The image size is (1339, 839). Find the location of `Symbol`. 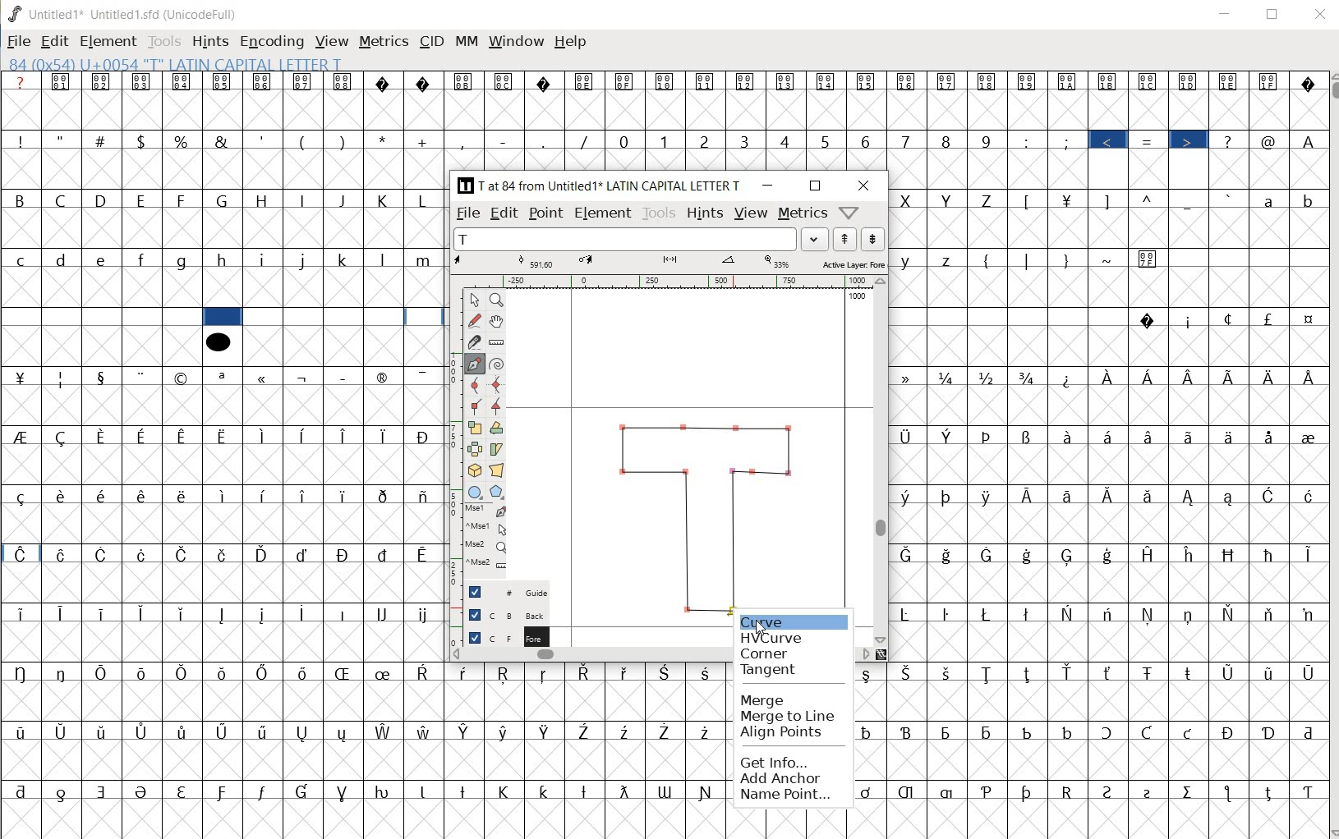

Symbol is located at coordinates (990, 378).